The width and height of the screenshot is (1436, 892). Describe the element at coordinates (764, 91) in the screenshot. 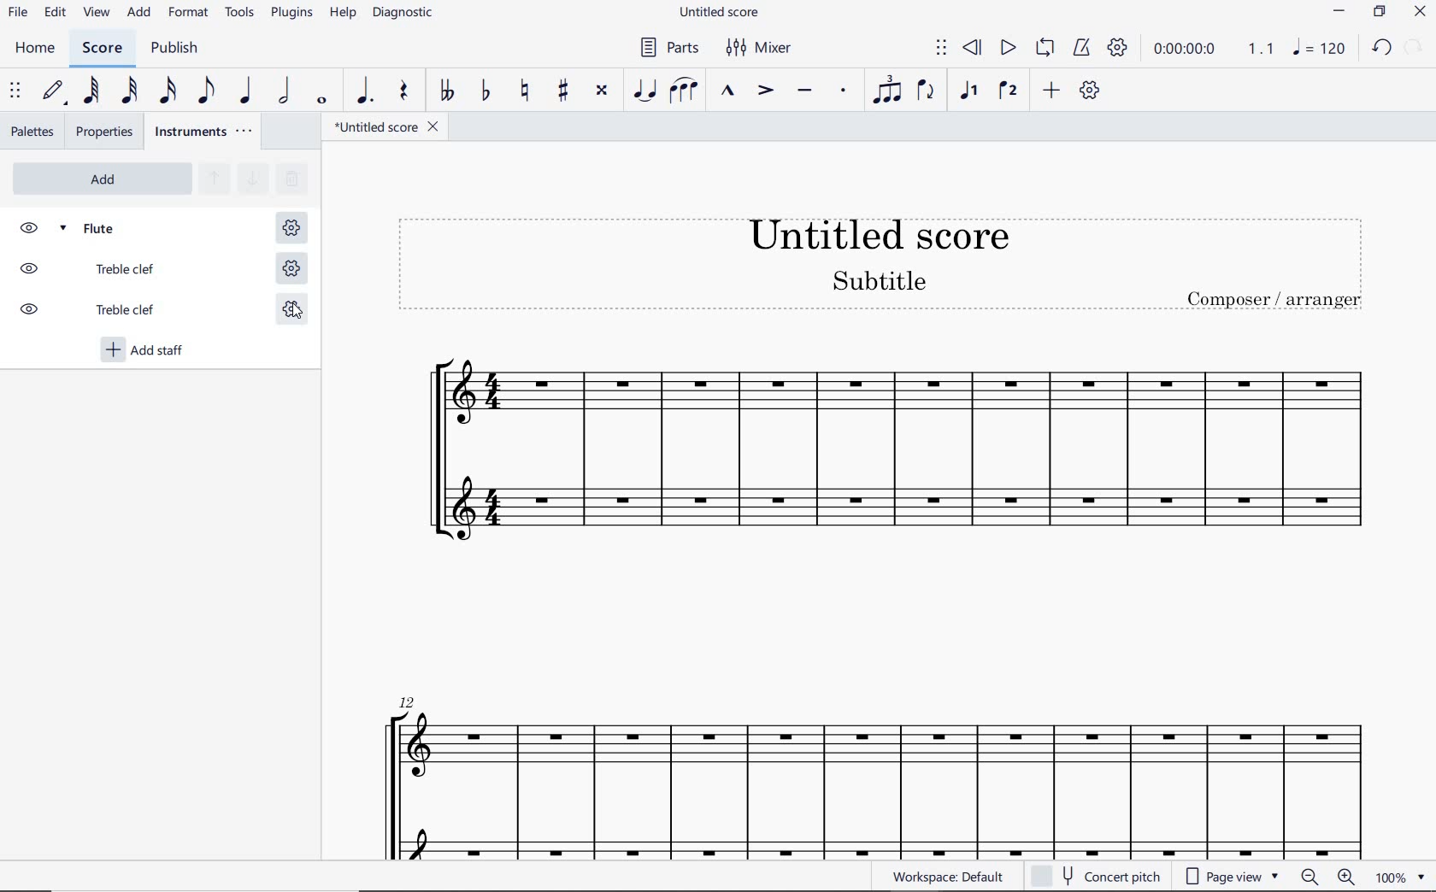

I see `ACCENT` at that location.